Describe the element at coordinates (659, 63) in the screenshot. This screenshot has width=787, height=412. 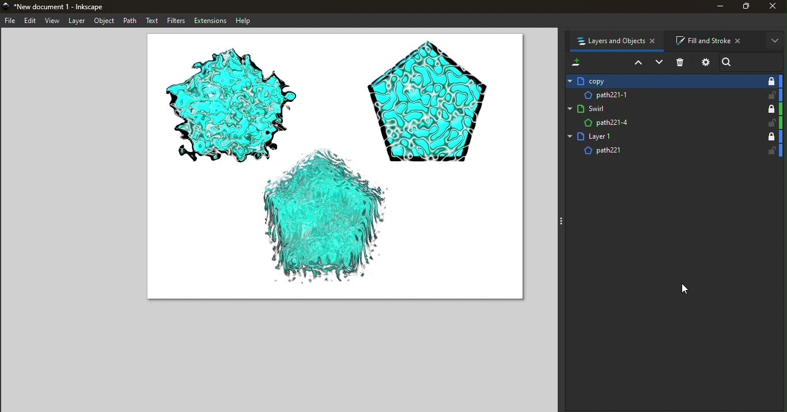
I see `Lower selection one step` at that location.